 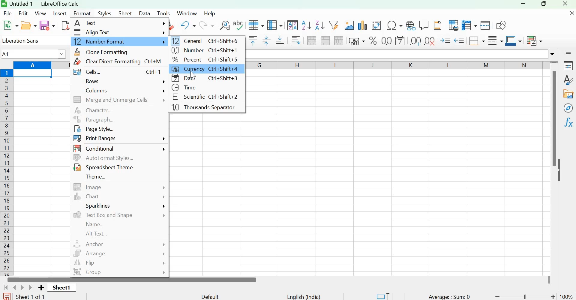 What do you see at coordinates (104, 14) in the screenshot?
I see `Styles` at bounding box center [104, 14].